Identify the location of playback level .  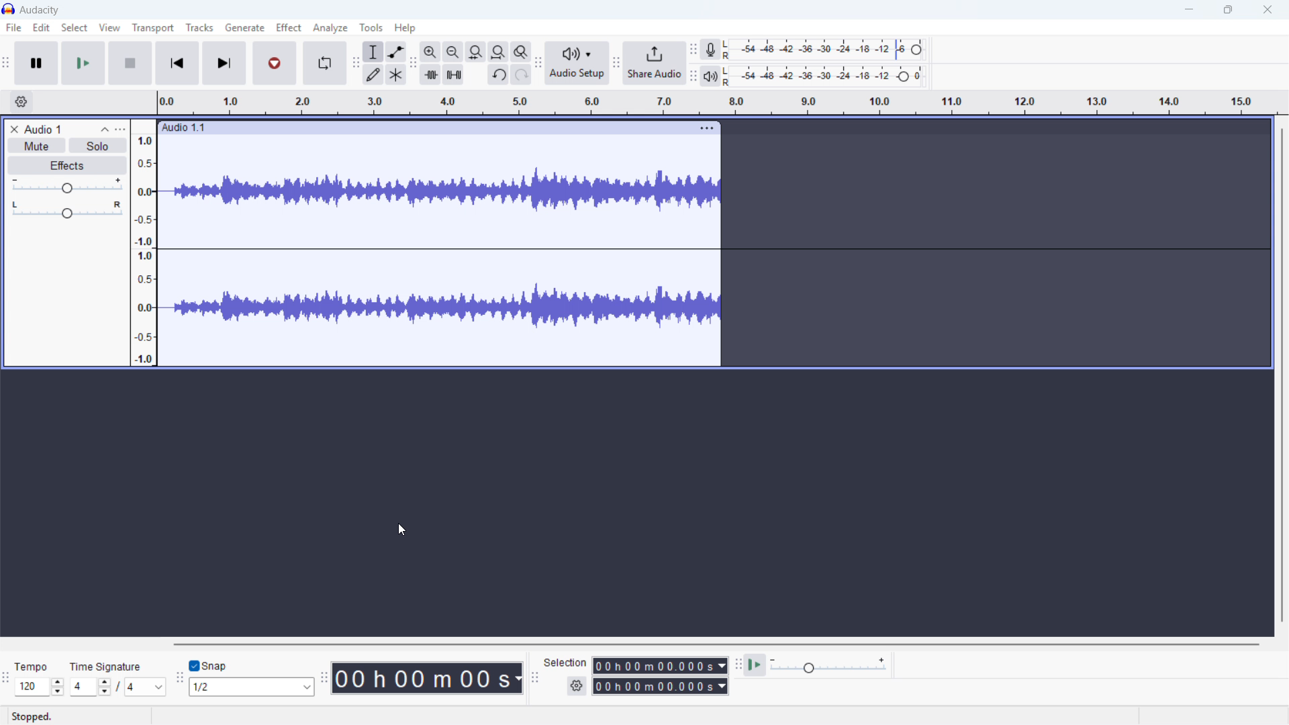
(828, 77).